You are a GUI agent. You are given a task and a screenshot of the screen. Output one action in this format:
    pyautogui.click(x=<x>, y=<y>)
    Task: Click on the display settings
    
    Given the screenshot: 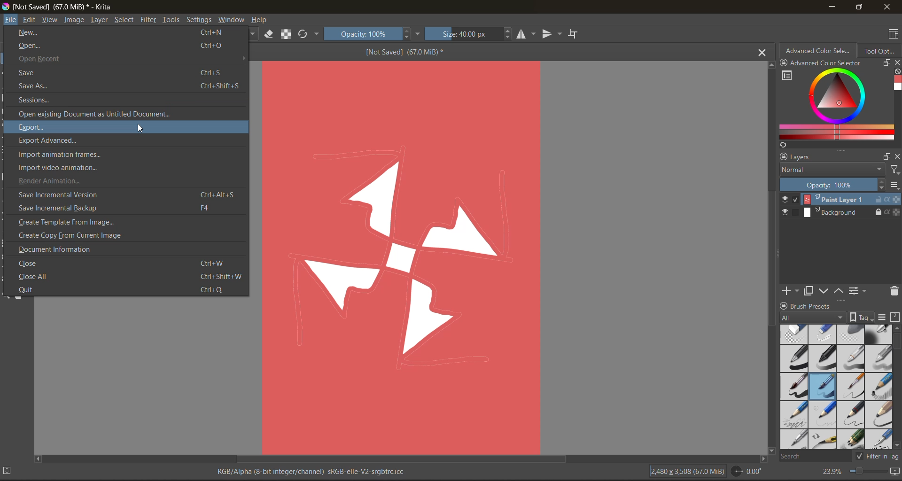 What is the action you would take?
    pyautogui.click(x=884, y=318)
    